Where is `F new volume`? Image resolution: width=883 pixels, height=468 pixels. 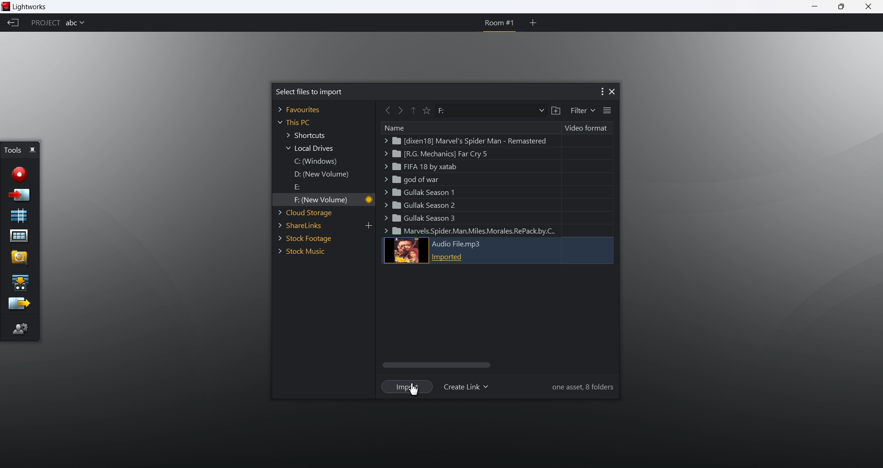
F new volume is located at coordinates (329, 200).